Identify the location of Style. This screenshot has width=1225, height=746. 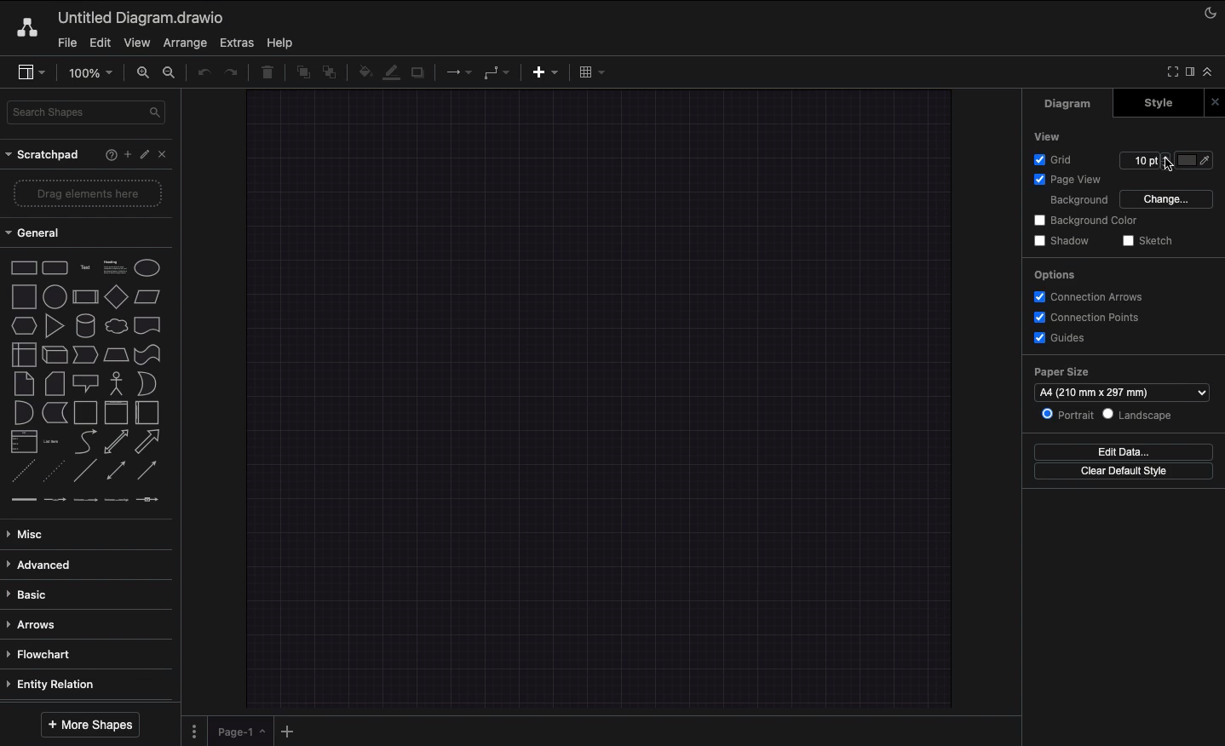
(1151, 104).